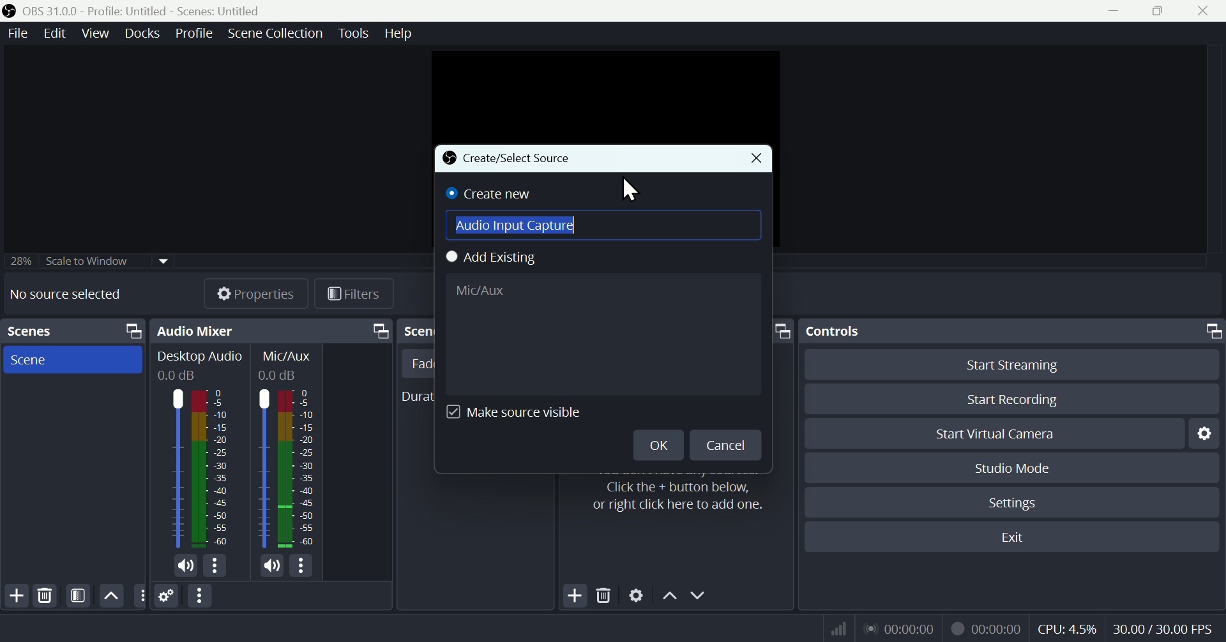  I want to click on Close, so click(1202, 11).